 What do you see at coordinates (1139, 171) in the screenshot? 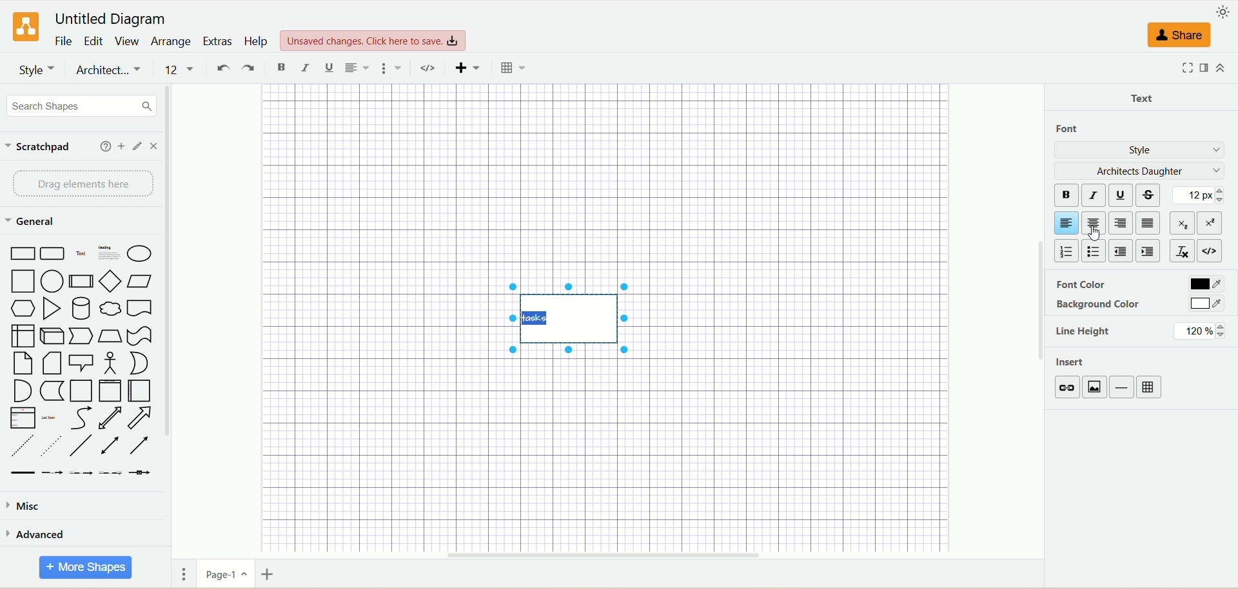
I see `architects daughter` at bounding box center [1139, 171].